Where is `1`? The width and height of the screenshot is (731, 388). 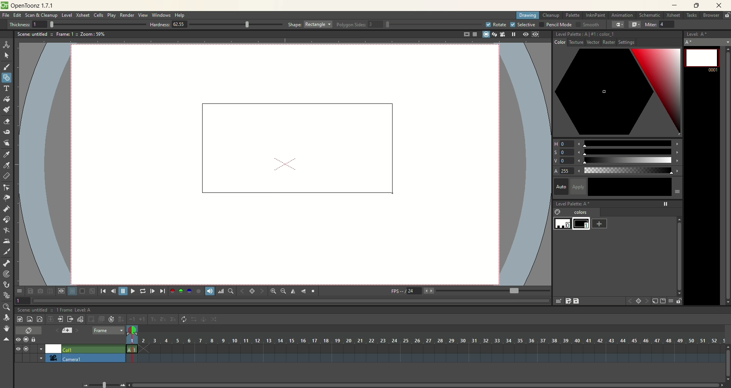
1 is located at coordinates (23, 300).